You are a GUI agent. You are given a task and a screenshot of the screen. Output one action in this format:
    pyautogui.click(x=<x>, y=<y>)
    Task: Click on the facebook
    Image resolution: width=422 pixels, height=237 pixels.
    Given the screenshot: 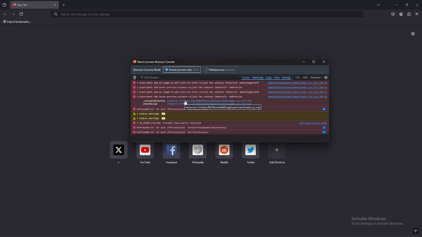 What is the action you would take?
    pyautogui.click(x=172, y=154)
    